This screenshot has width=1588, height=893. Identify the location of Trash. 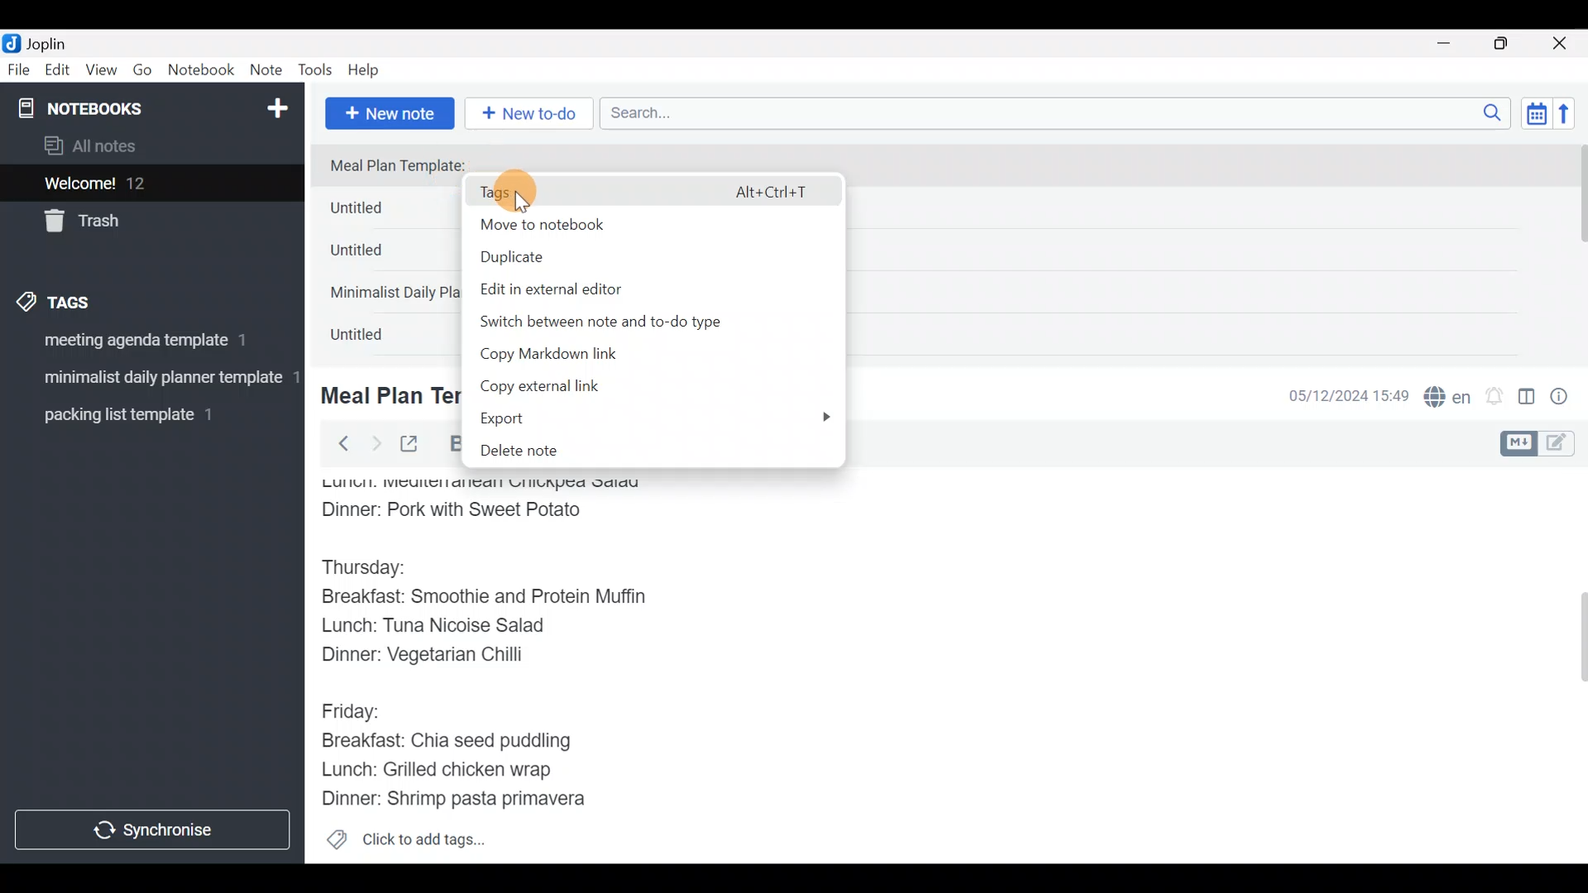
(142, 222).